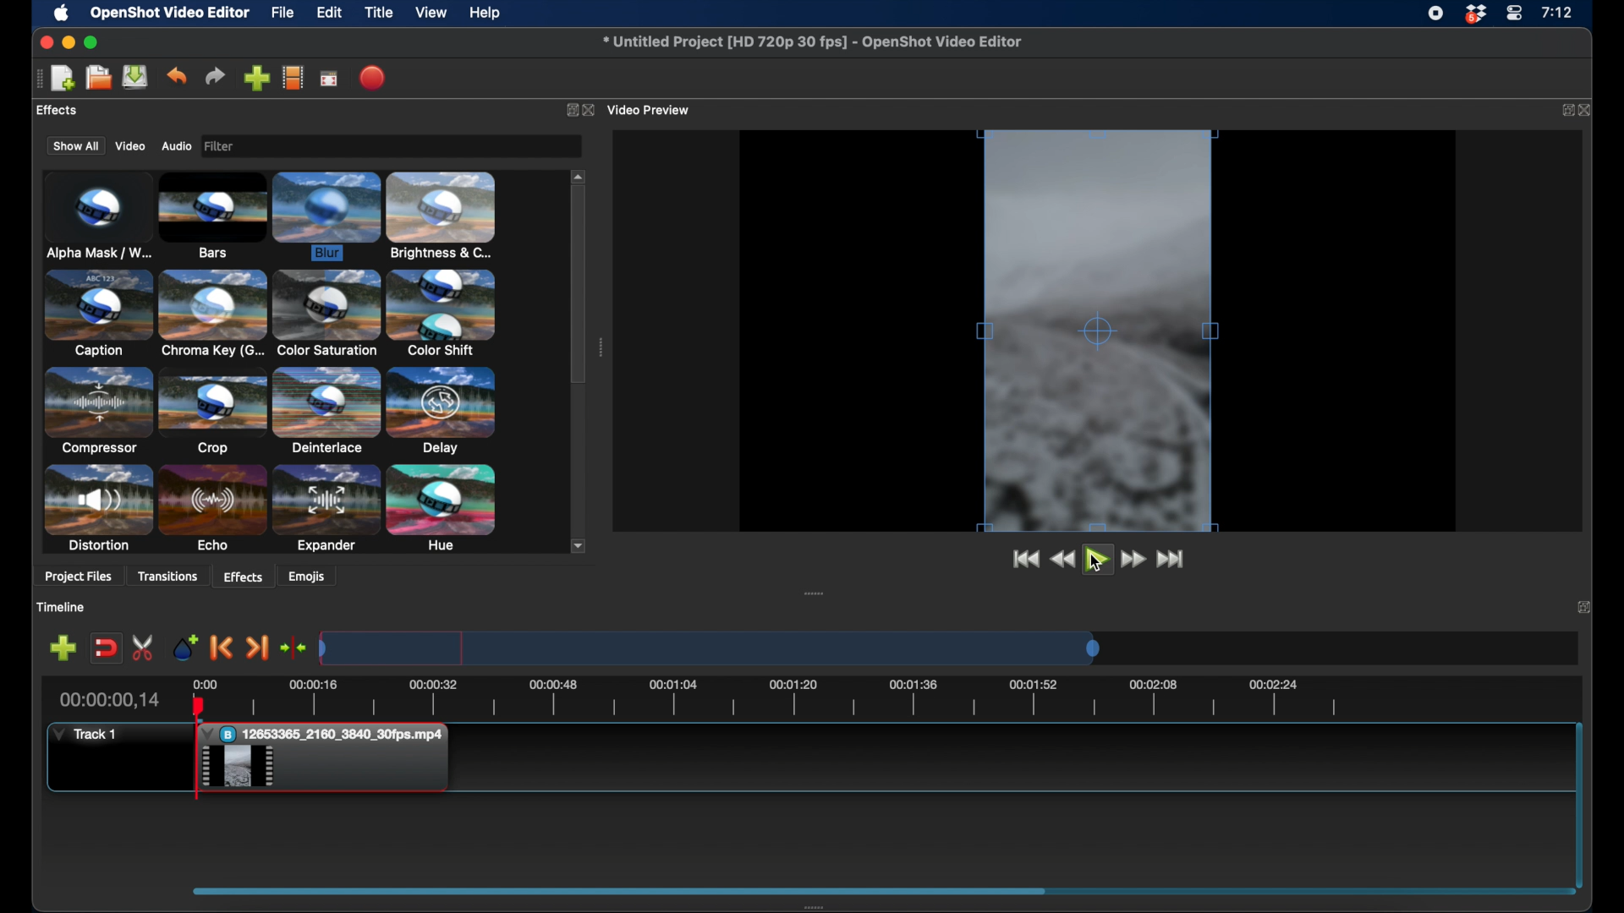  Describe the element at coordinates (1096, 566) in the screenshot. I see `cursor` at that location.